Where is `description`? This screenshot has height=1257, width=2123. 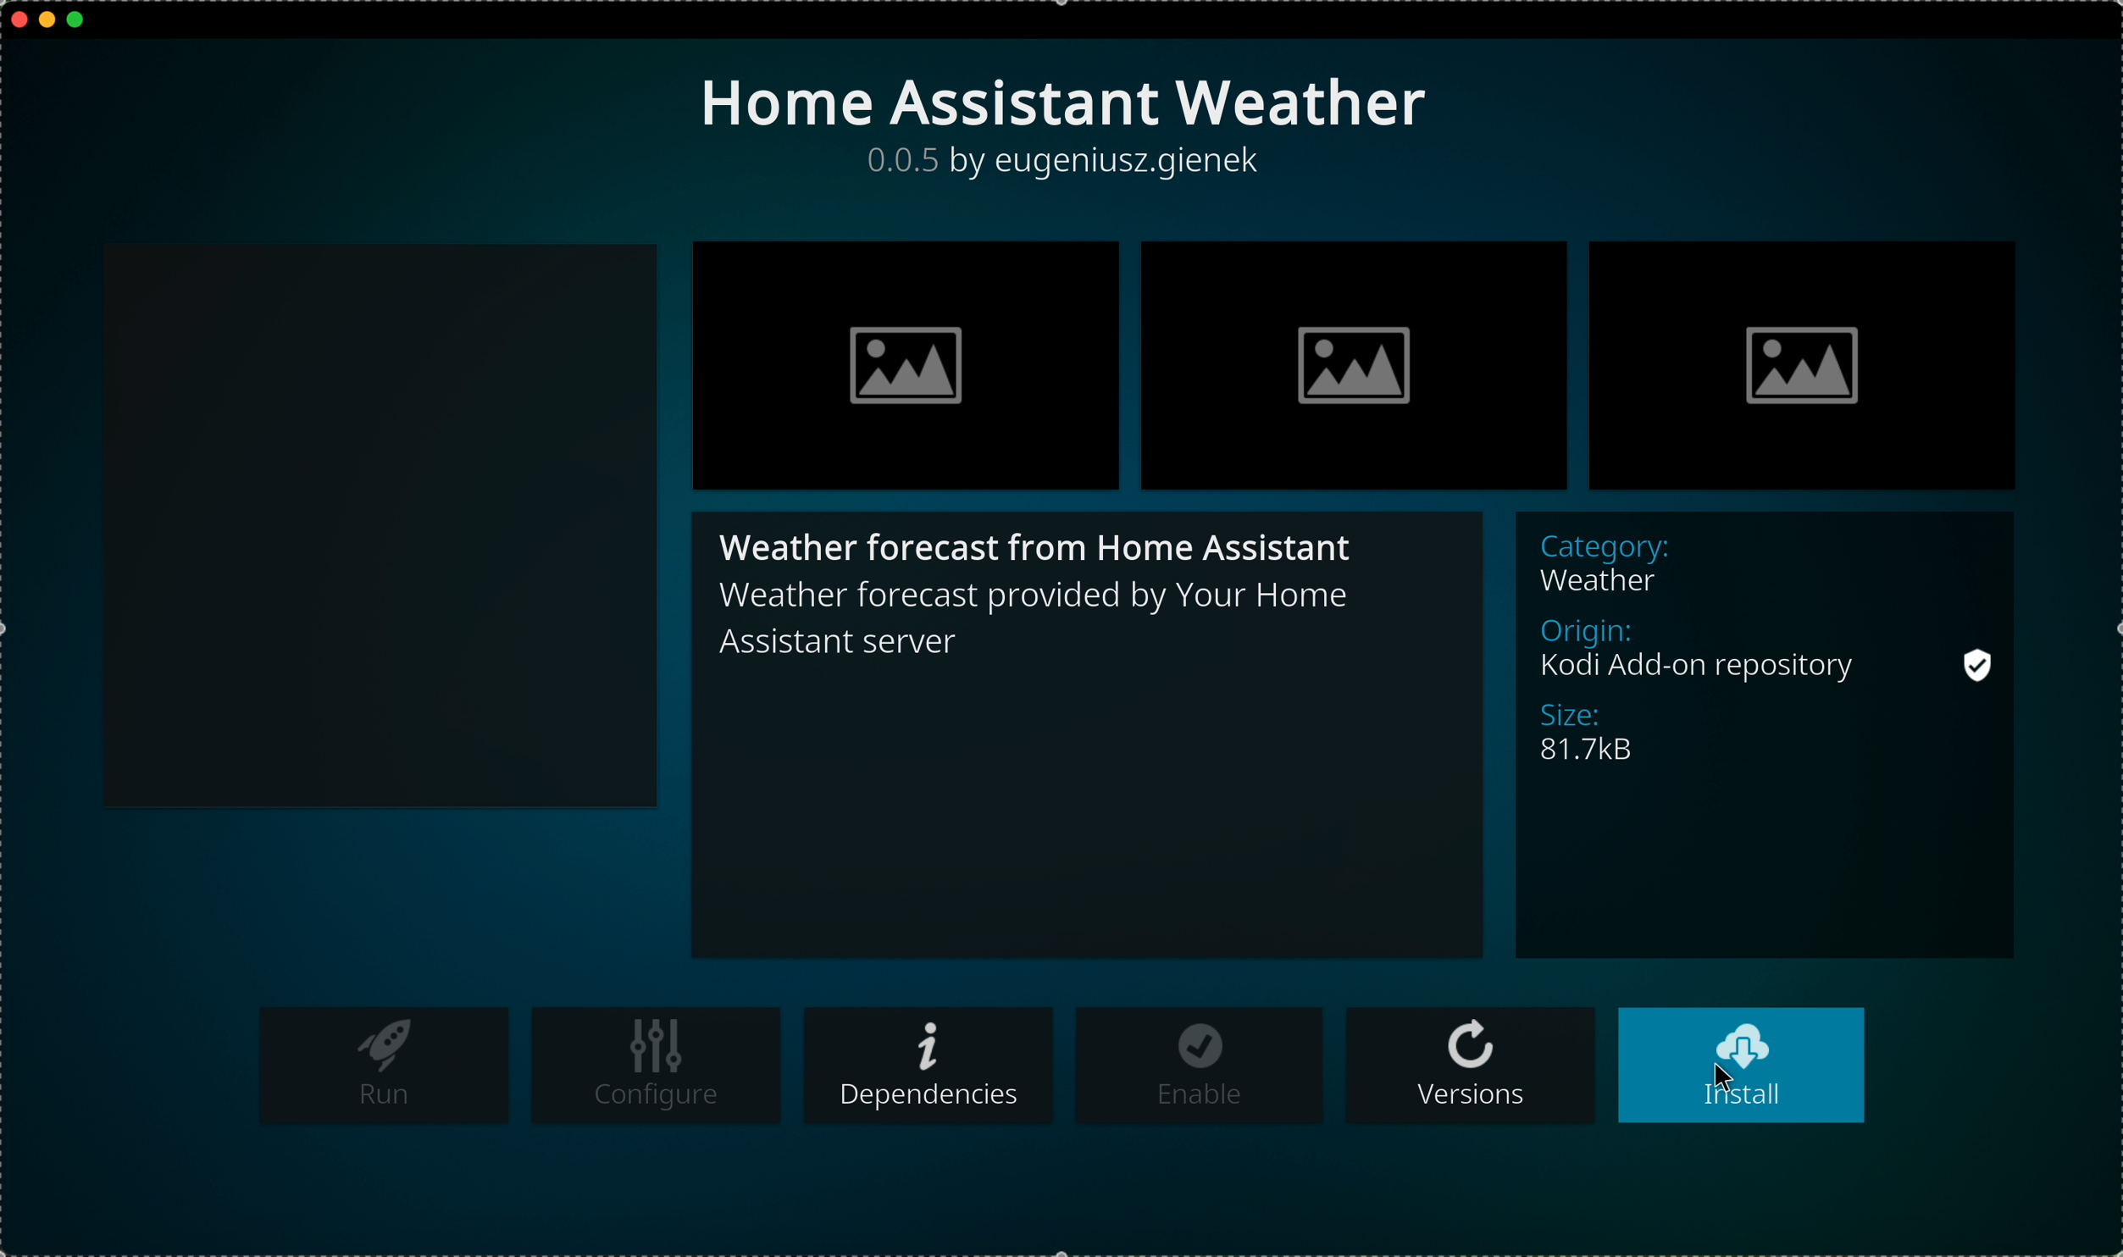
description is located at coordinates (1083, 739).